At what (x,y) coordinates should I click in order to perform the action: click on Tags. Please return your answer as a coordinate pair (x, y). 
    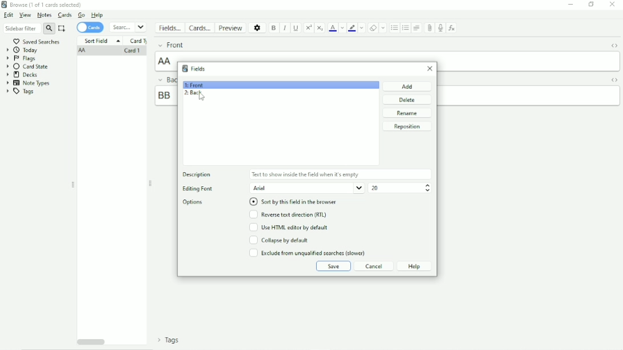
    Looking at the image, I should click on (169, 340).